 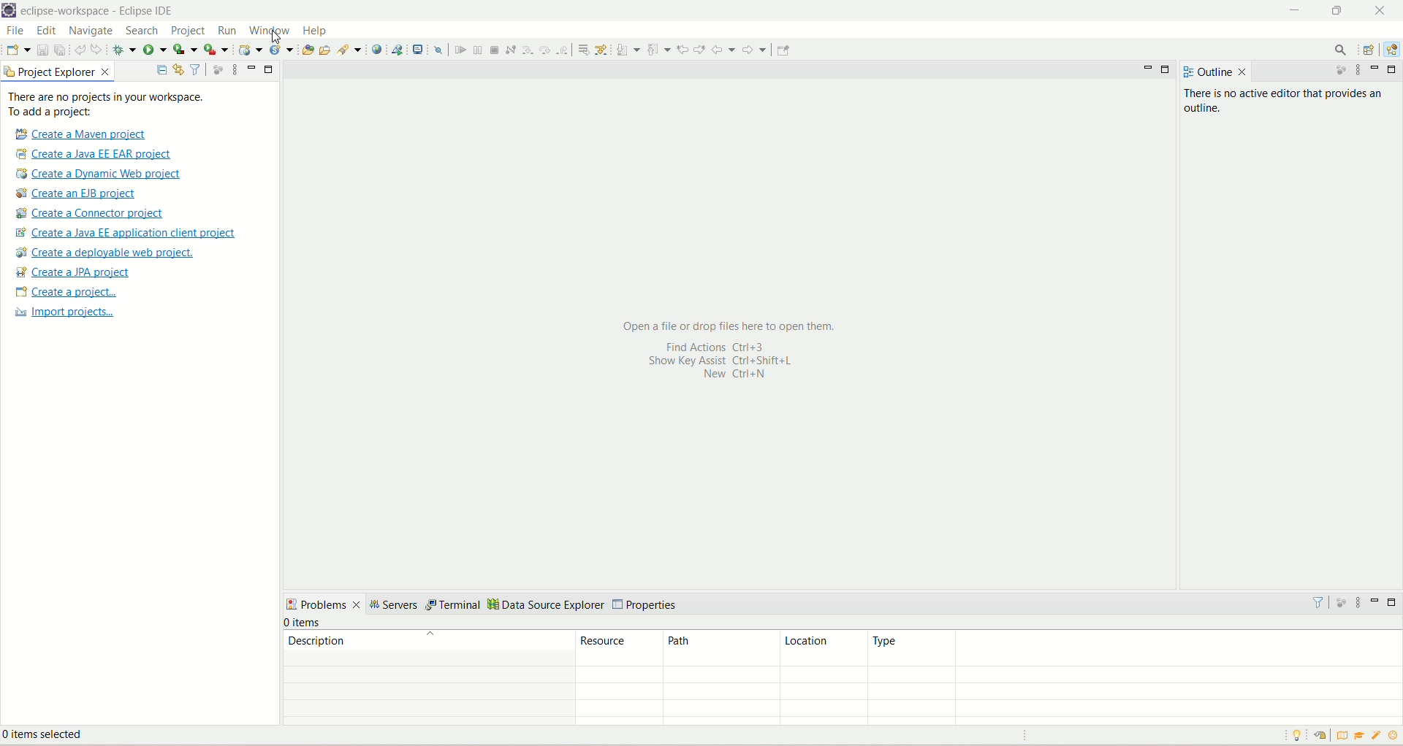 What do you see at coordinates (1339, 601) in the screenshot?
I see `focus on active task` at bounding box center [1339, 601].